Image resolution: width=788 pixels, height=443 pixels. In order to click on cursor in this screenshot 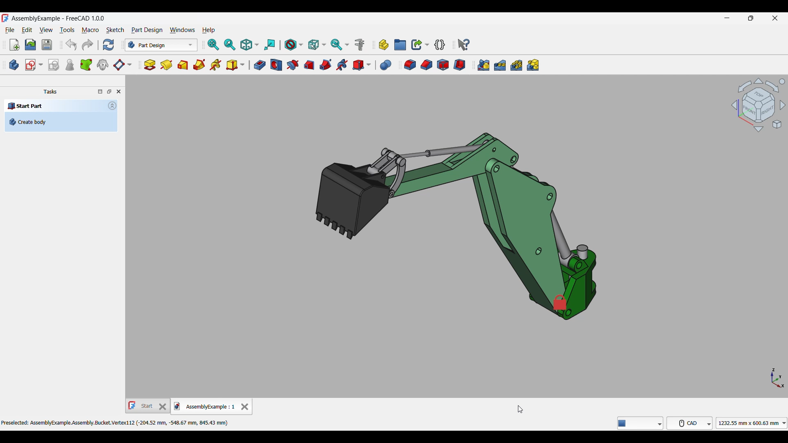, I will do `click(520, 409)`.